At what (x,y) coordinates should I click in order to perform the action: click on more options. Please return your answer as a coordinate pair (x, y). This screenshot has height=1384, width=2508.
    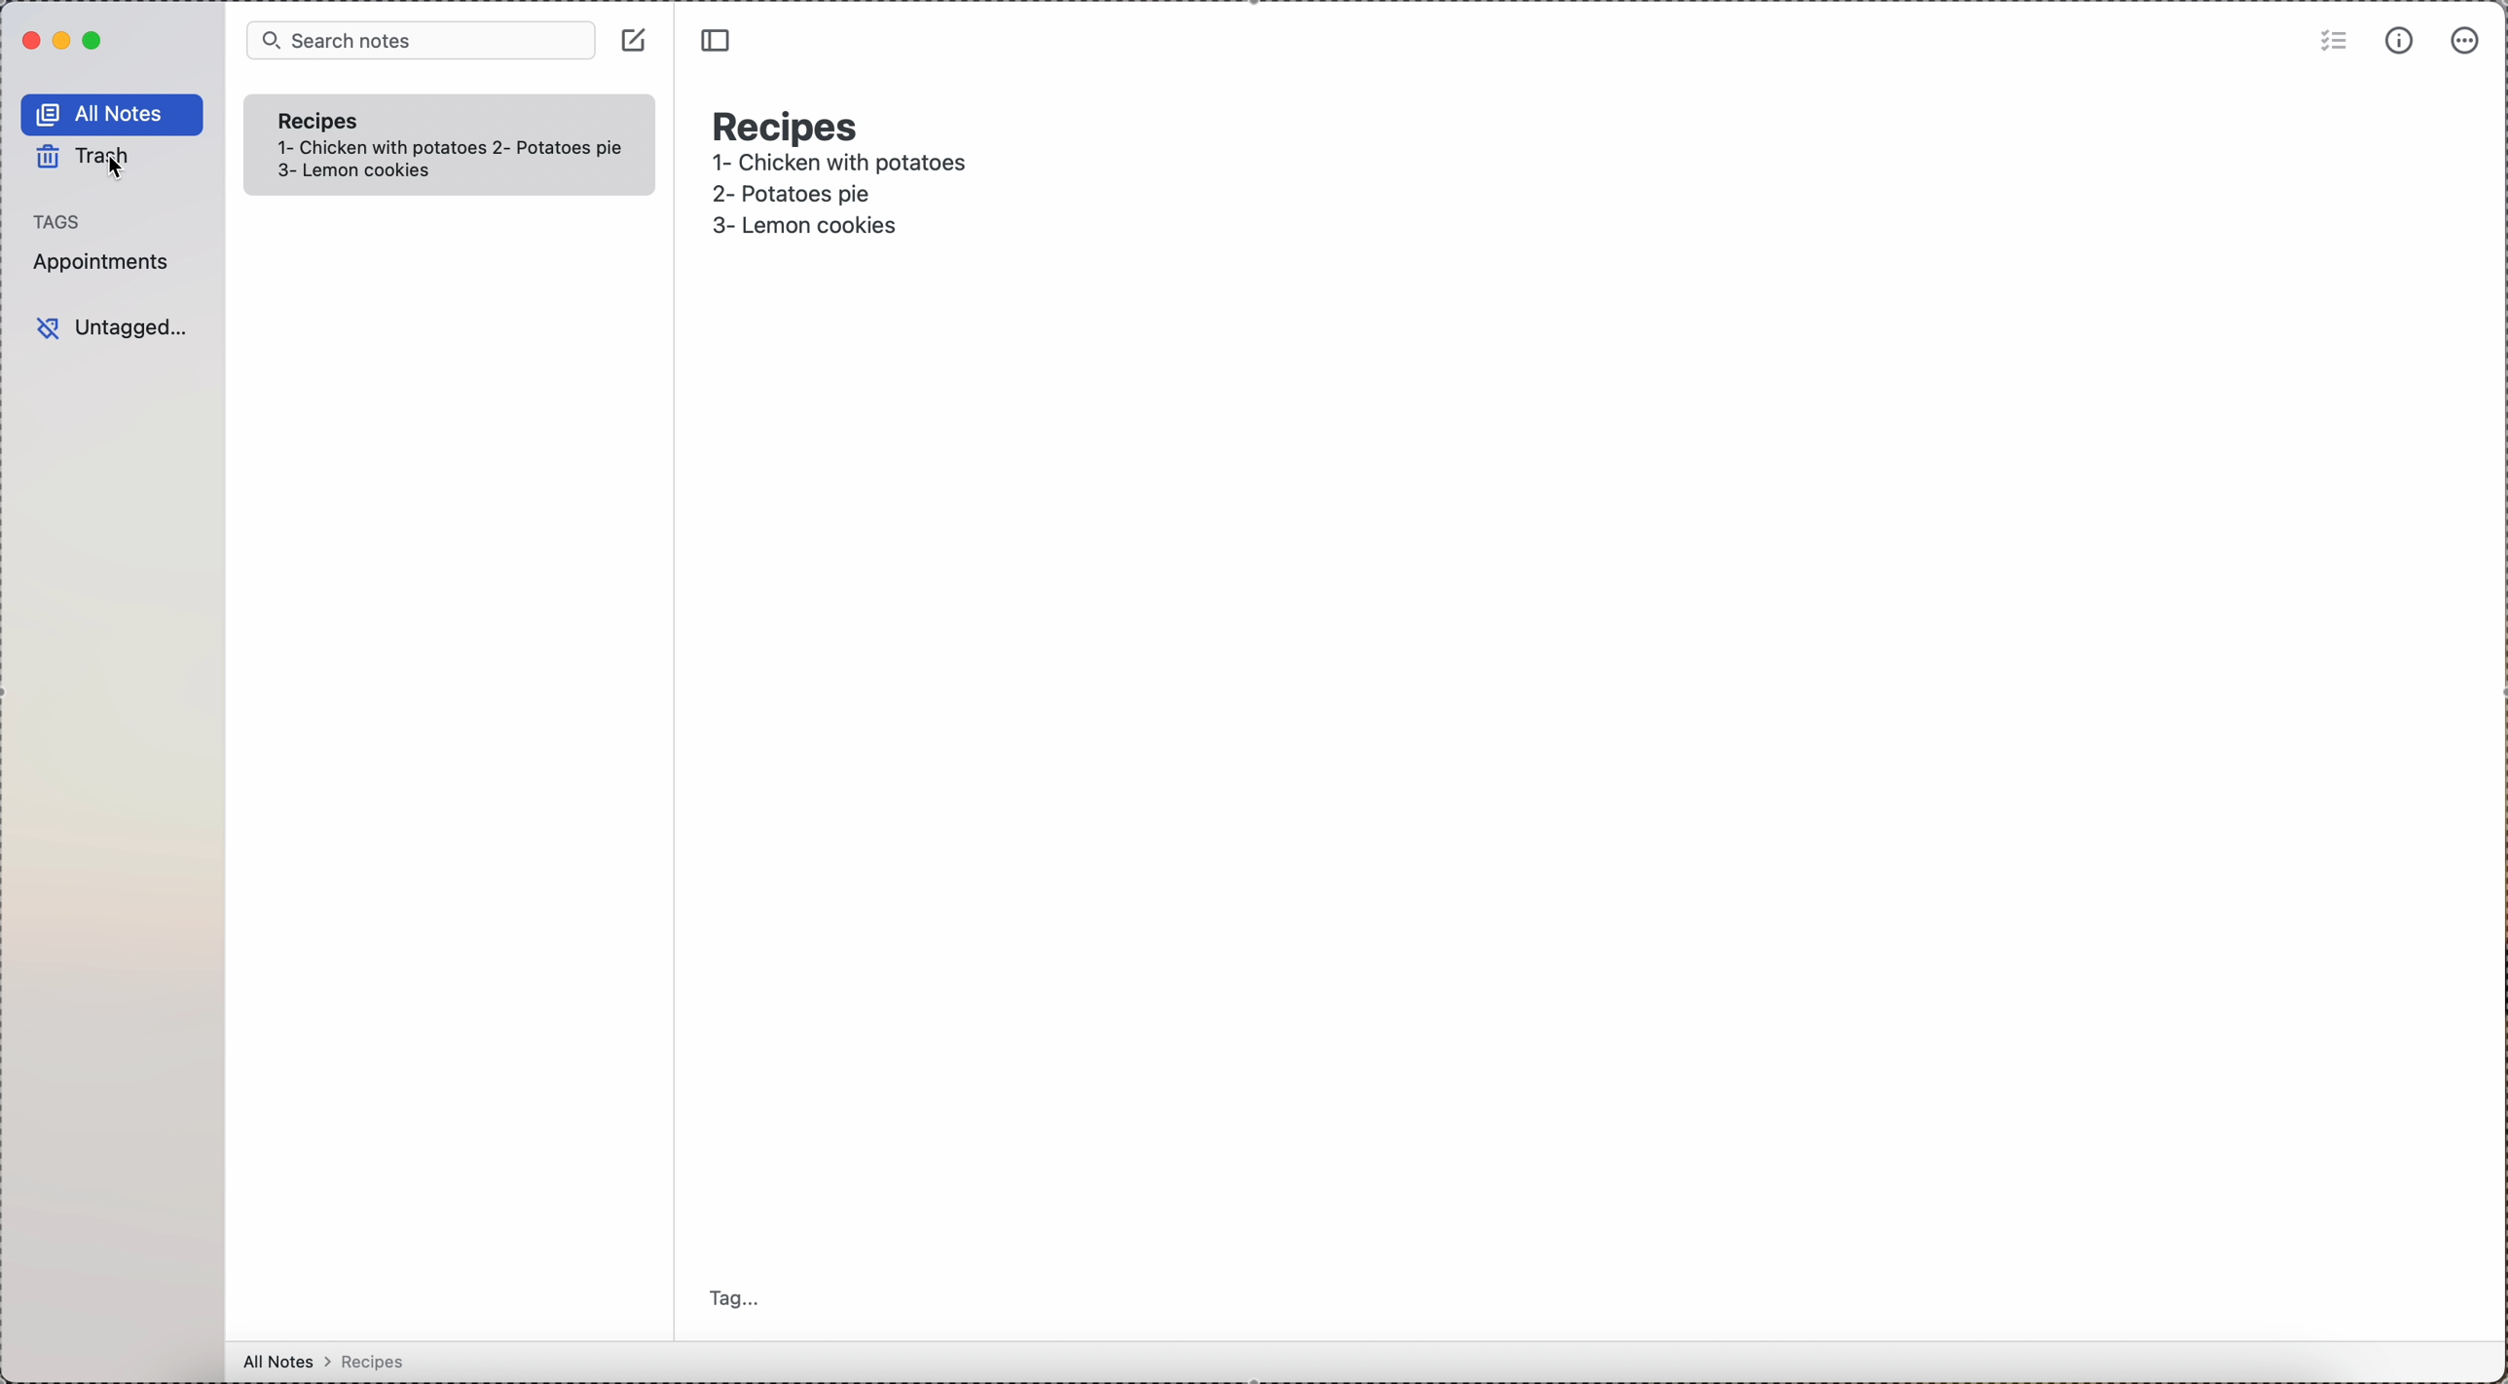
    Looking at the image, I should click on (2465, 42).